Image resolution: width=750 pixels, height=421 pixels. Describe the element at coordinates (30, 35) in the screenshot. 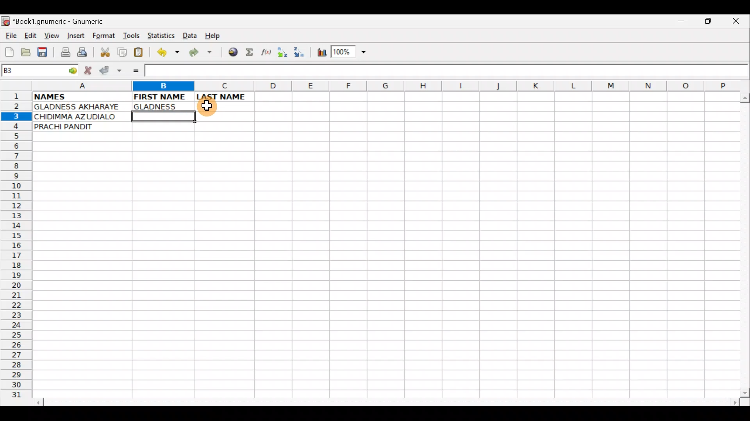

I see `Edit` at that location.